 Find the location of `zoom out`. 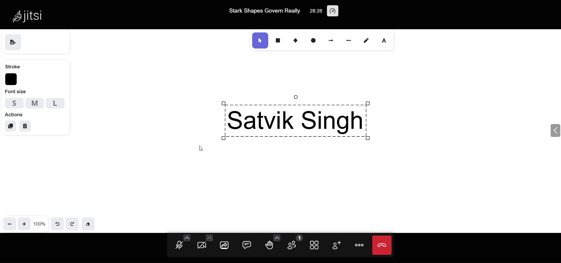

zoom out is located at coordinates (10, 224).